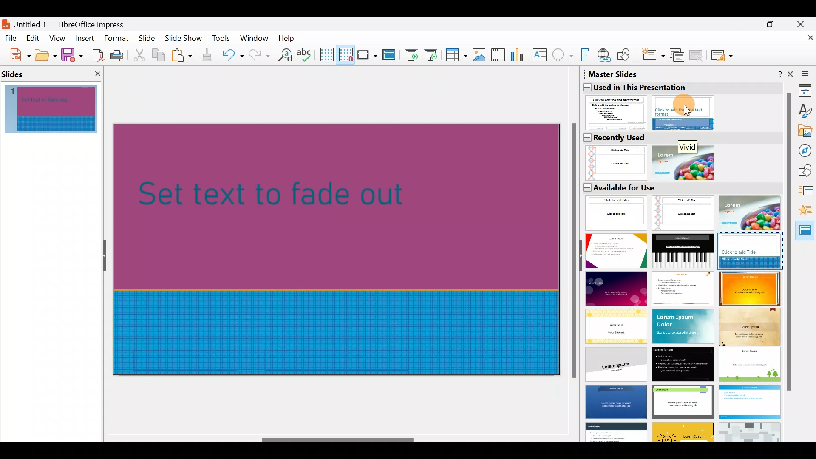  I want to click on Insert, so click(84, 38).